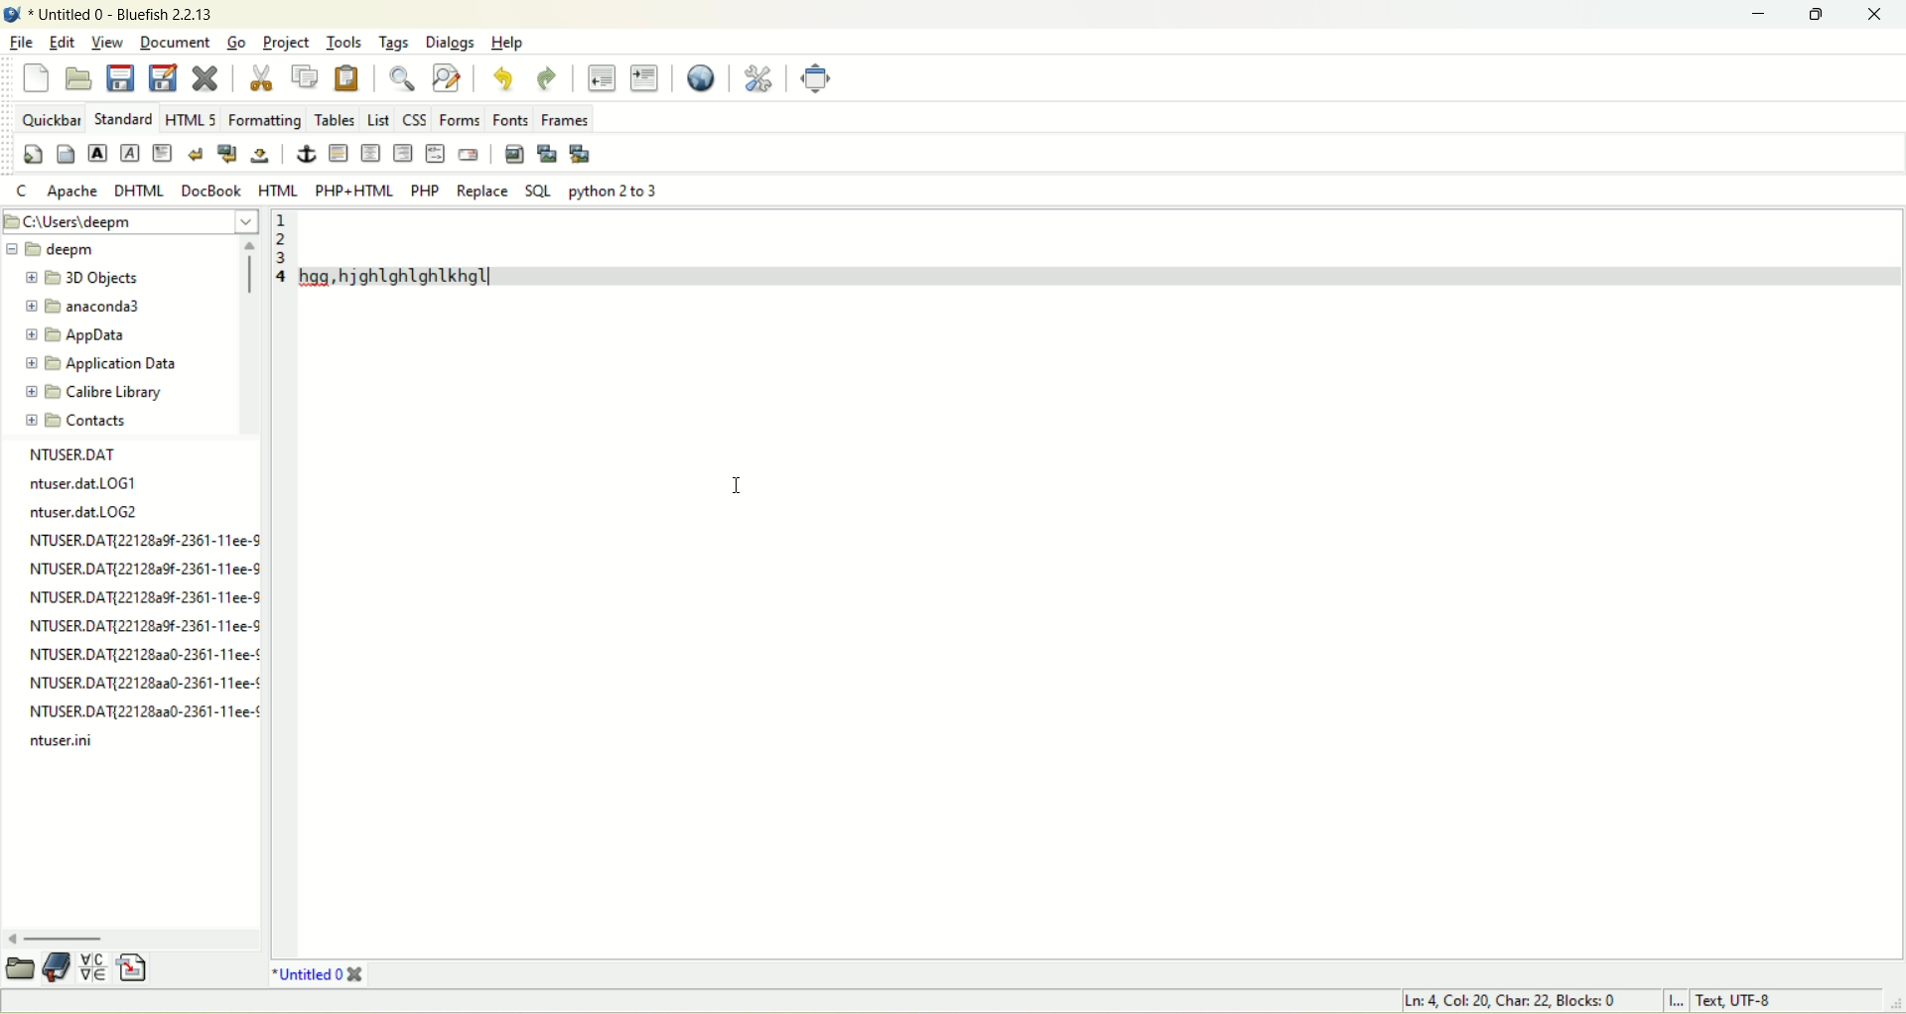 Image resolution: width=1906 pixels, height=1014 pixels. Describe the element at coordinates (1510, 1002) in the screenshot. I see `cursor position` at that location.